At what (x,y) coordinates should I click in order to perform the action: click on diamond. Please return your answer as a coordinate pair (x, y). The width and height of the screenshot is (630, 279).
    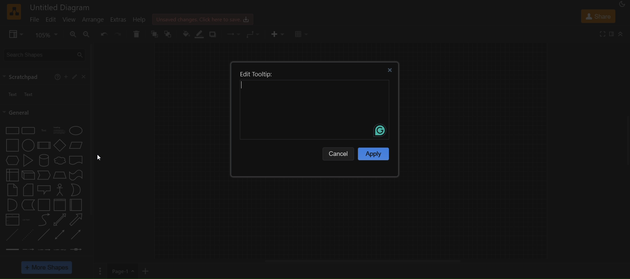
    Looking at the image, I should click on (59, 145).